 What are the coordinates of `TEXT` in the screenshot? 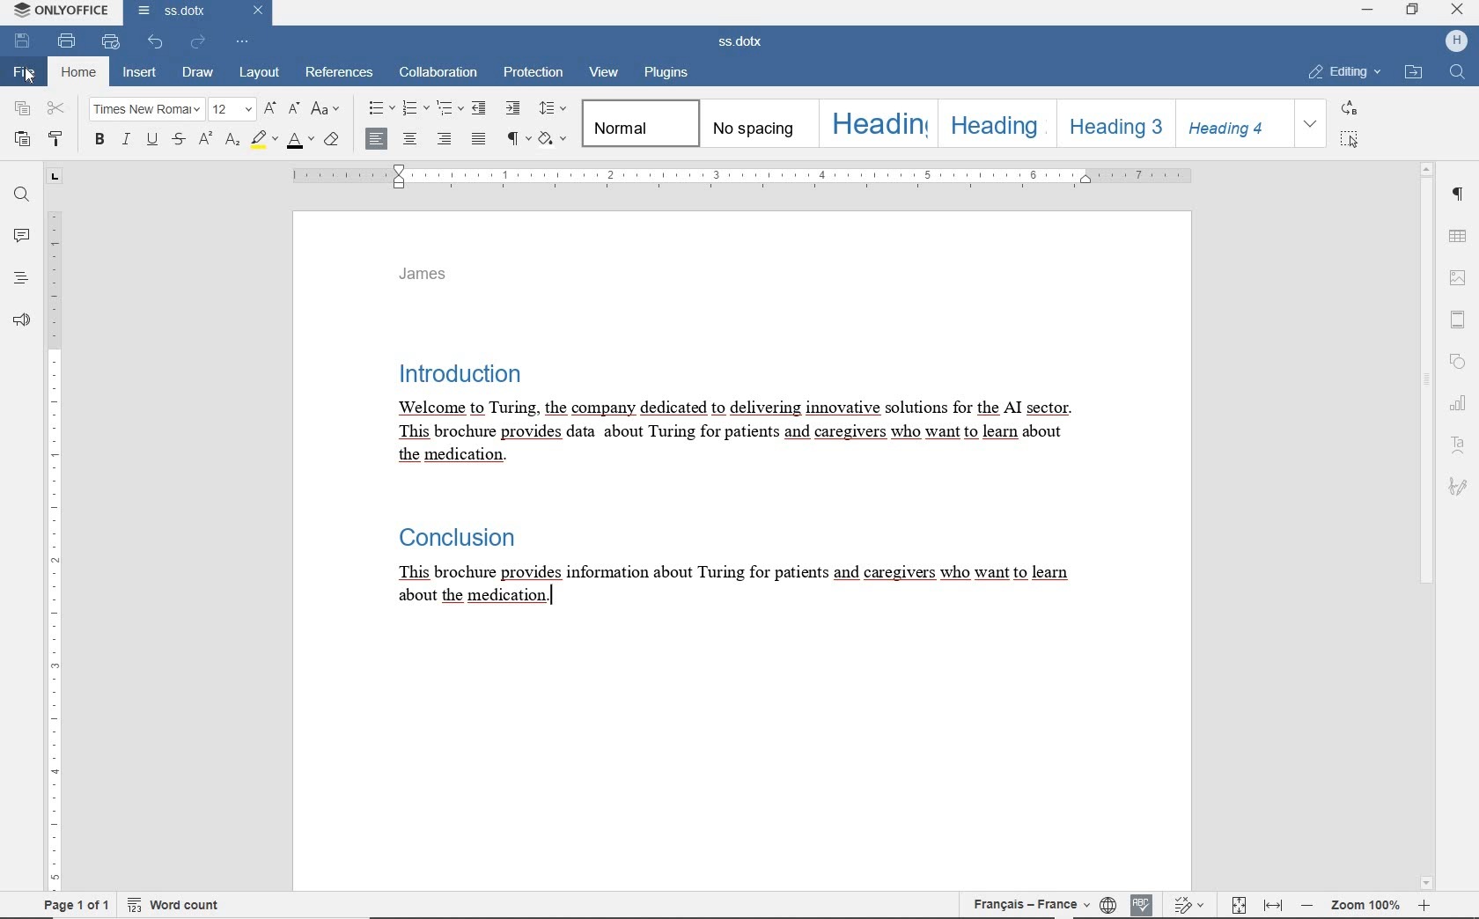 It's located at (739, 503).